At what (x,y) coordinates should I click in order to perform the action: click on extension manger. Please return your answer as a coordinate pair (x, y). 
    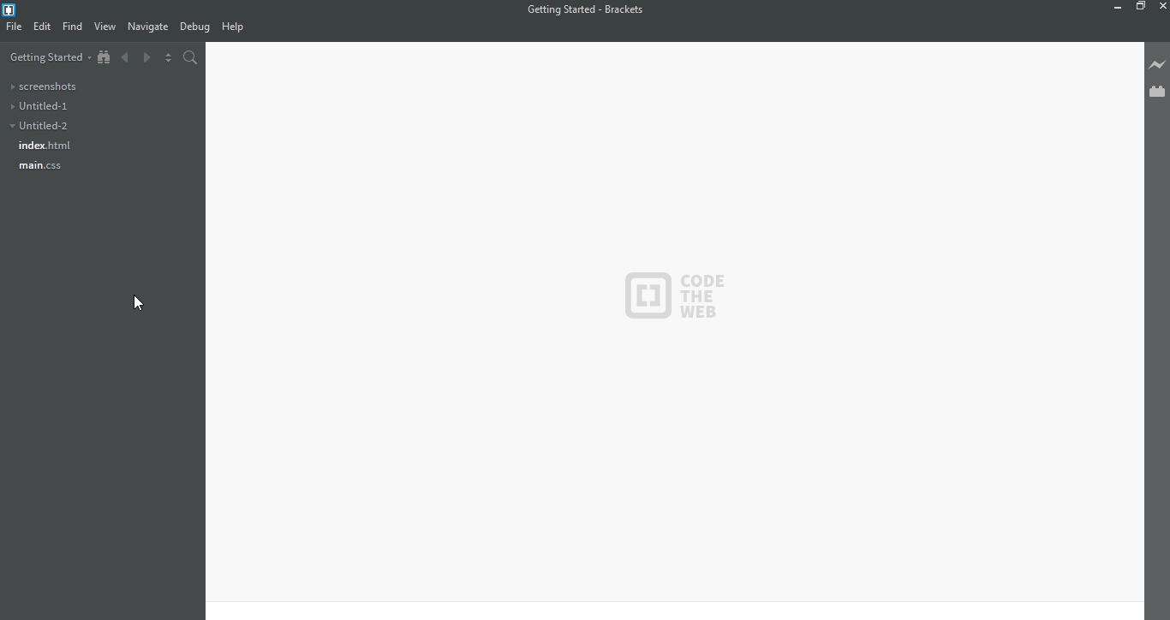
    Looking at the image, I should click on (1156, 92).